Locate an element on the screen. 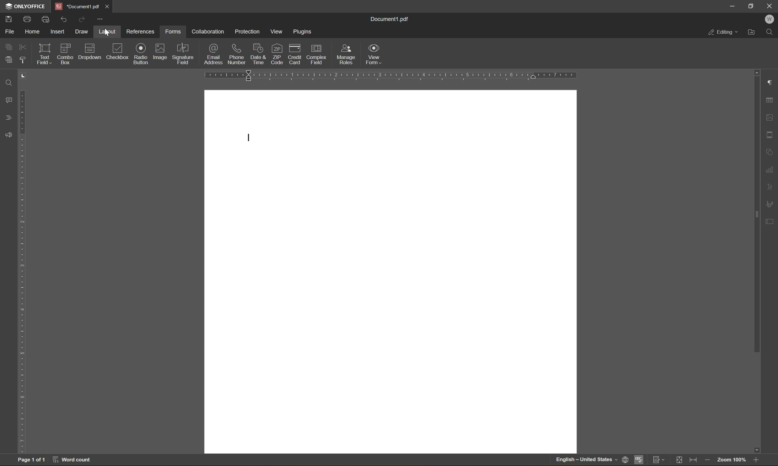  open file location is located at coordinates (751, 32).